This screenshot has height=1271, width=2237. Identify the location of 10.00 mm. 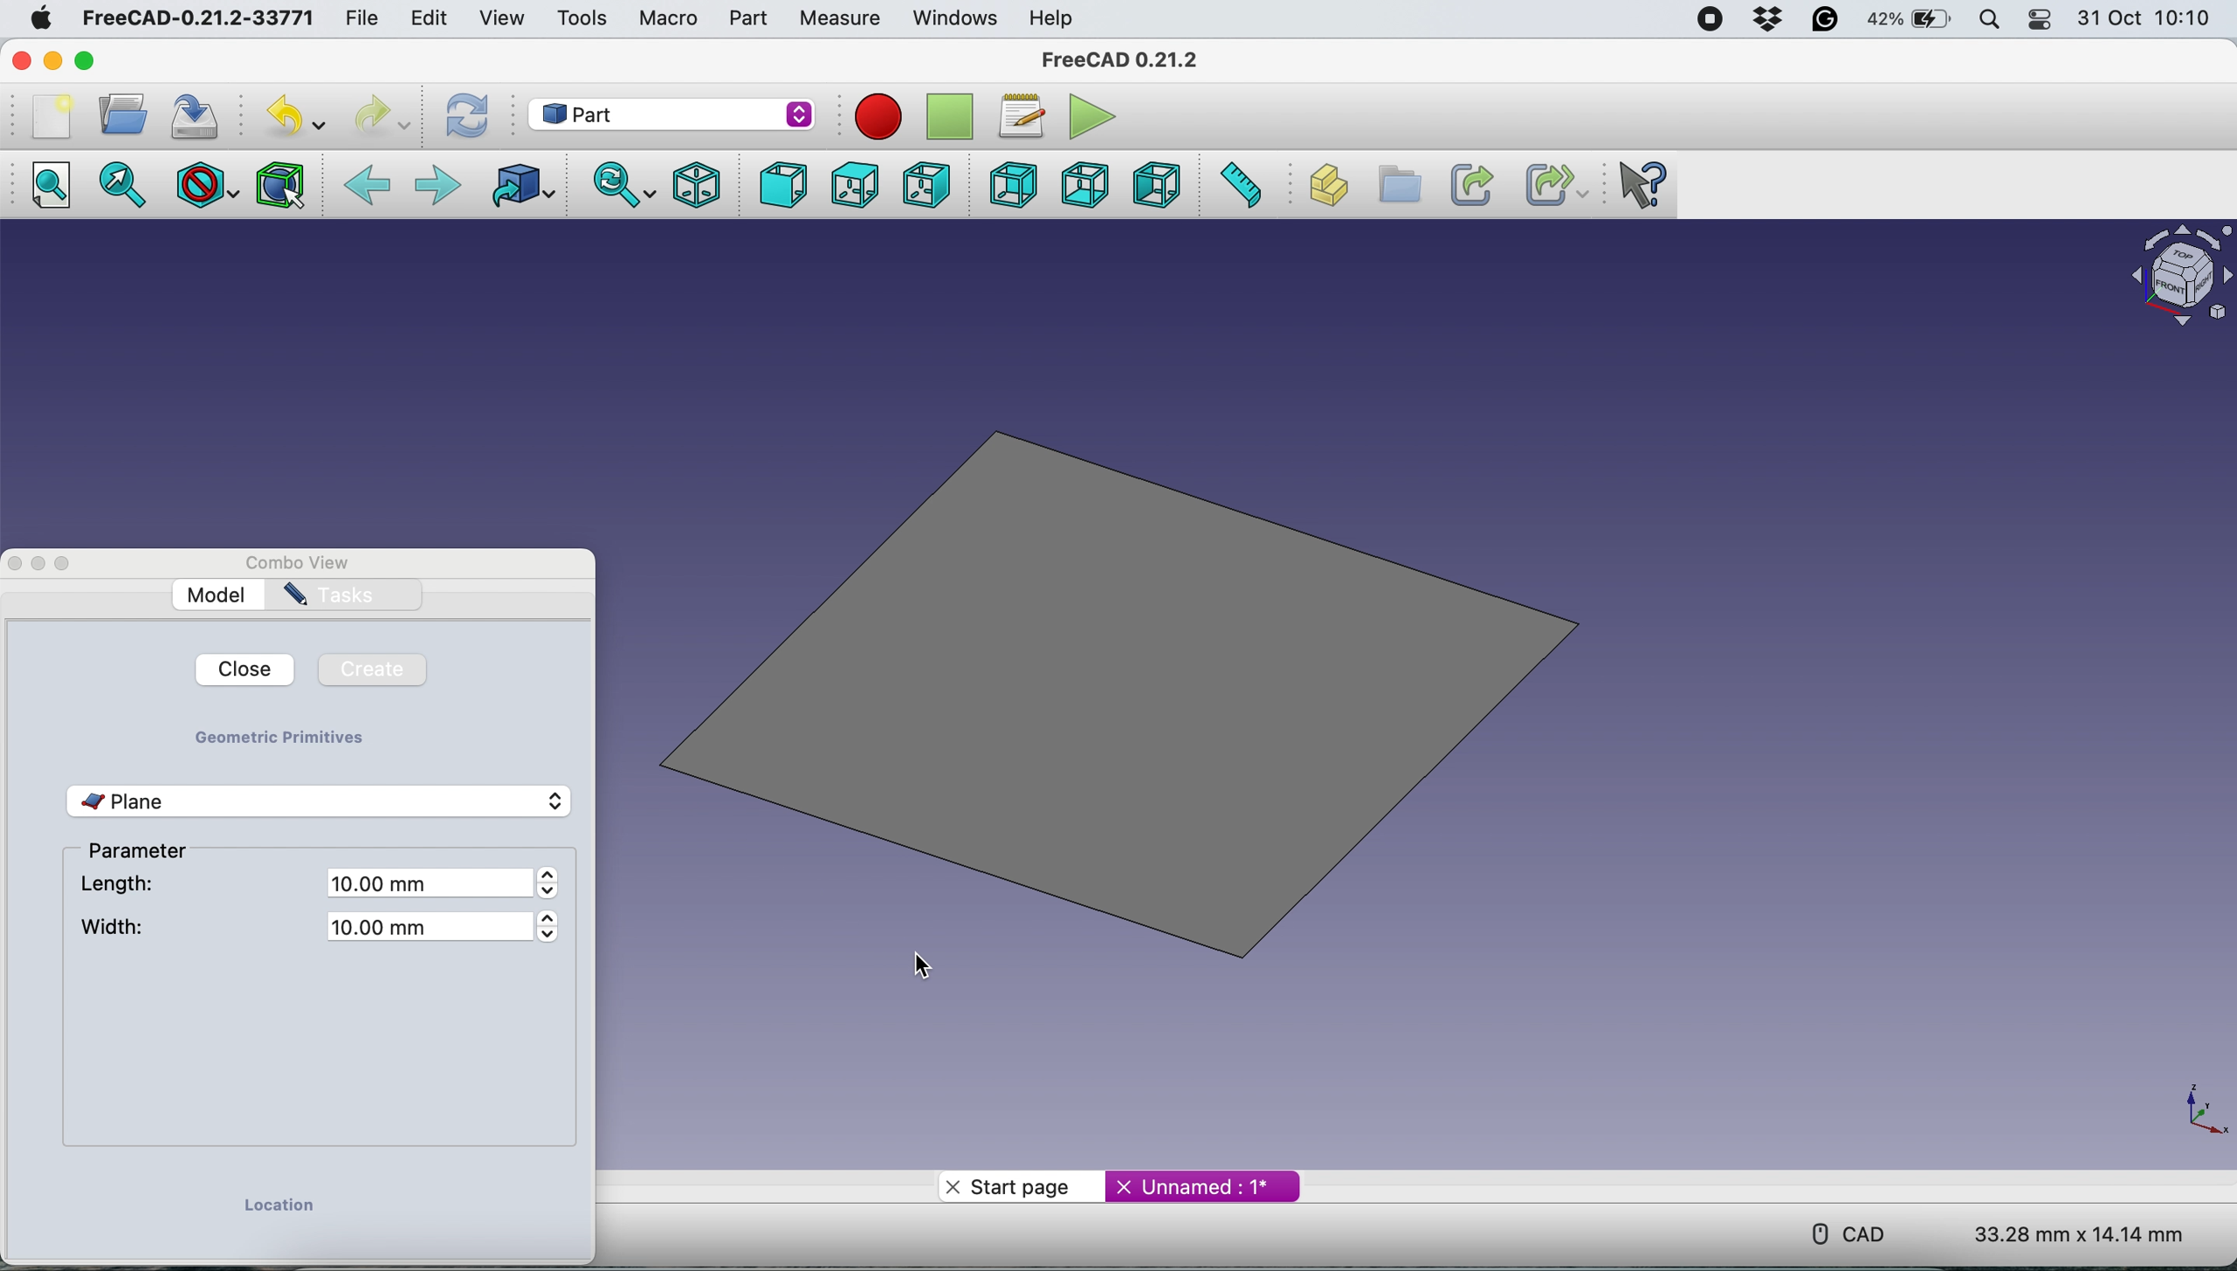
(437, 884).